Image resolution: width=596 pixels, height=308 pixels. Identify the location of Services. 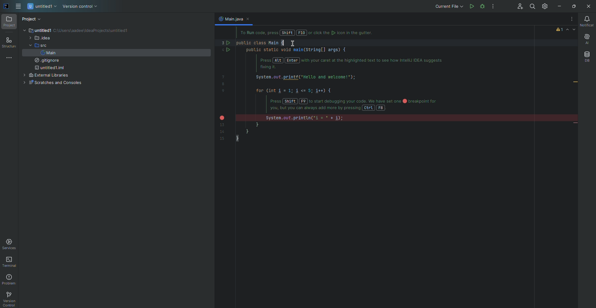
(10, 244).